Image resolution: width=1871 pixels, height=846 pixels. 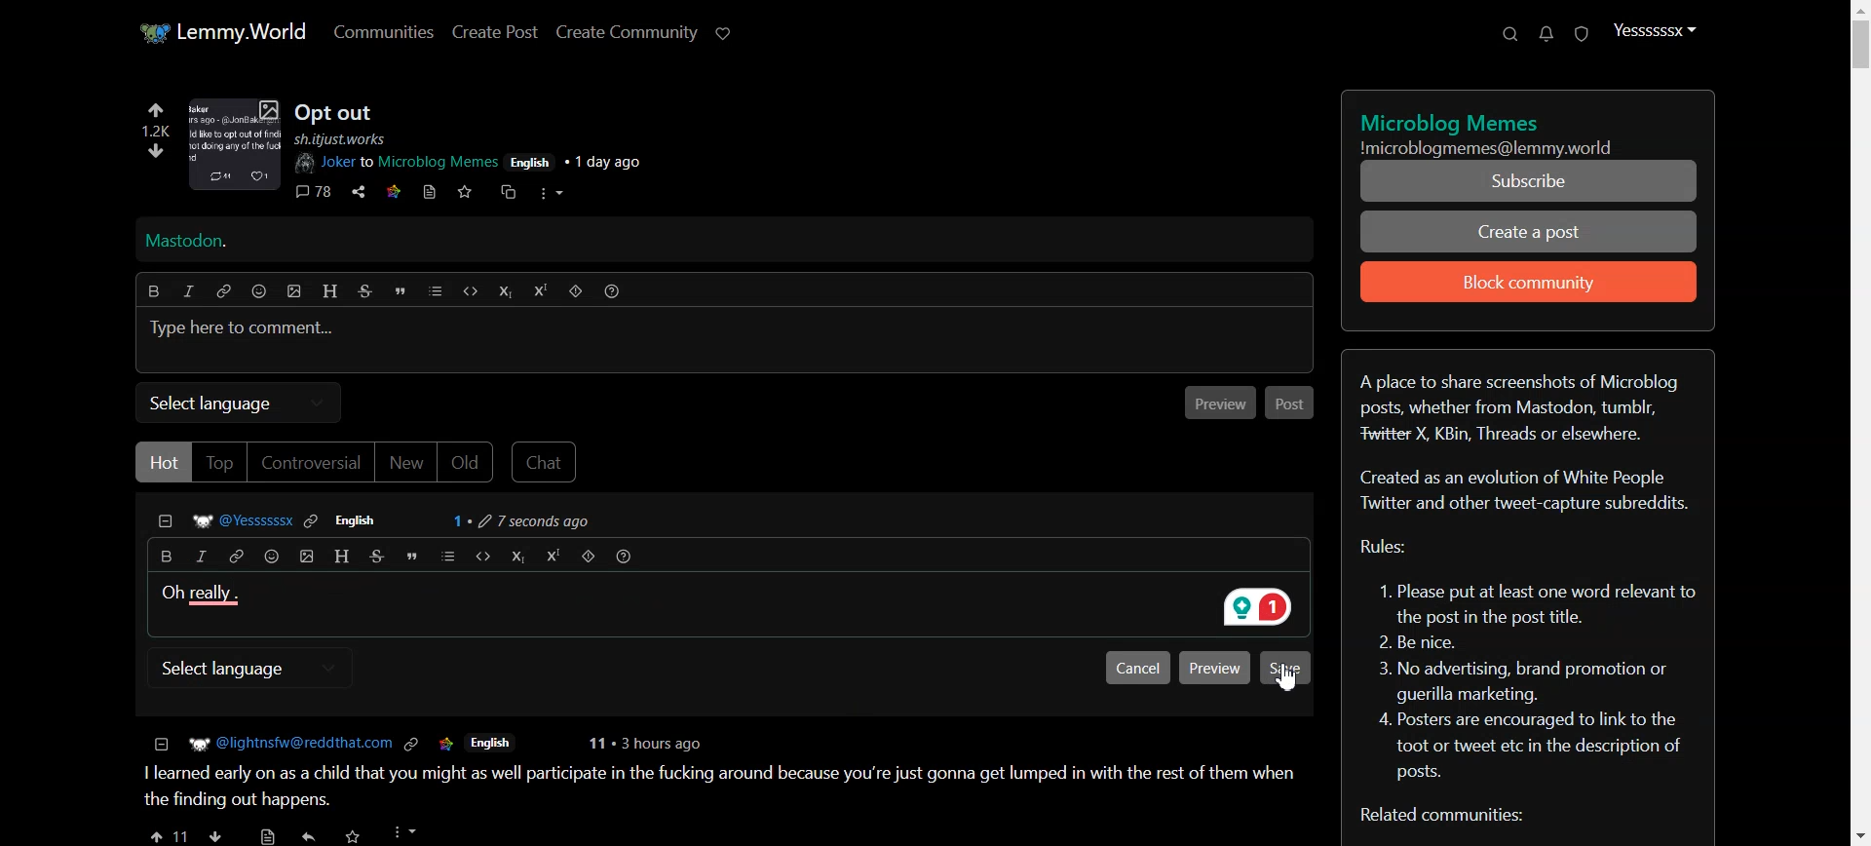 What do you see at coordinates (164, 556) in the screenshot?
I see `Bold ` at bounding box center [164, 556].